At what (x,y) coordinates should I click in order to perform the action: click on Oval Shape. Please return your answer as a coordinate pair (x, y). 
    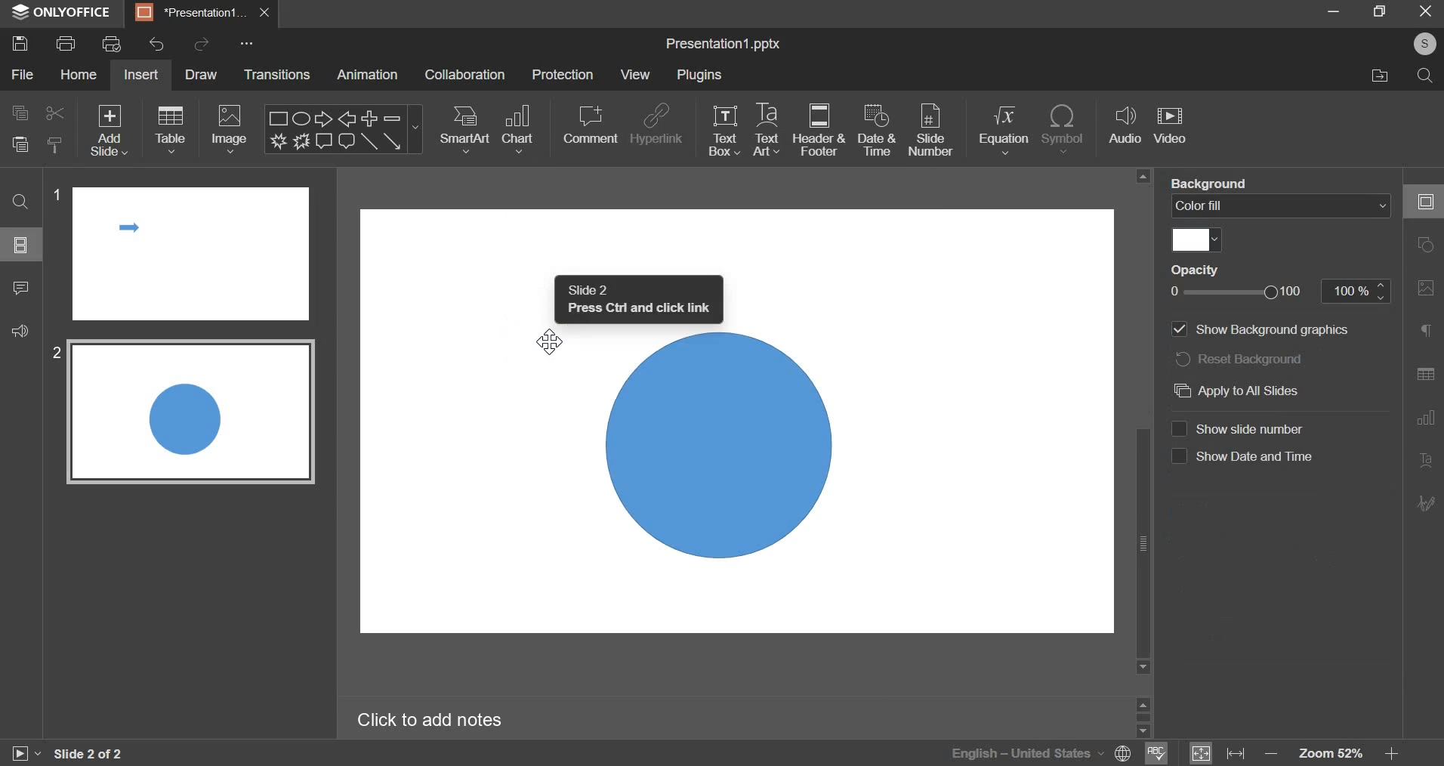
    Looking at the image, I should click on (730, 452).